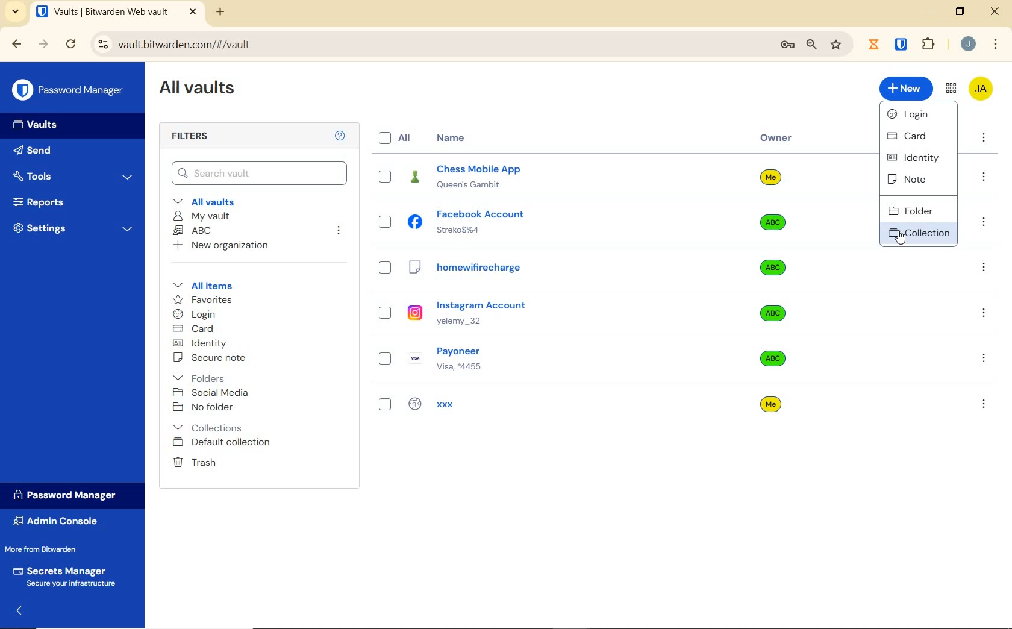 This screenshot has width=1012, height=629. Describe the element at coordinates (902, 45) in the screenshot. I see `bitwarden extension` at that location.